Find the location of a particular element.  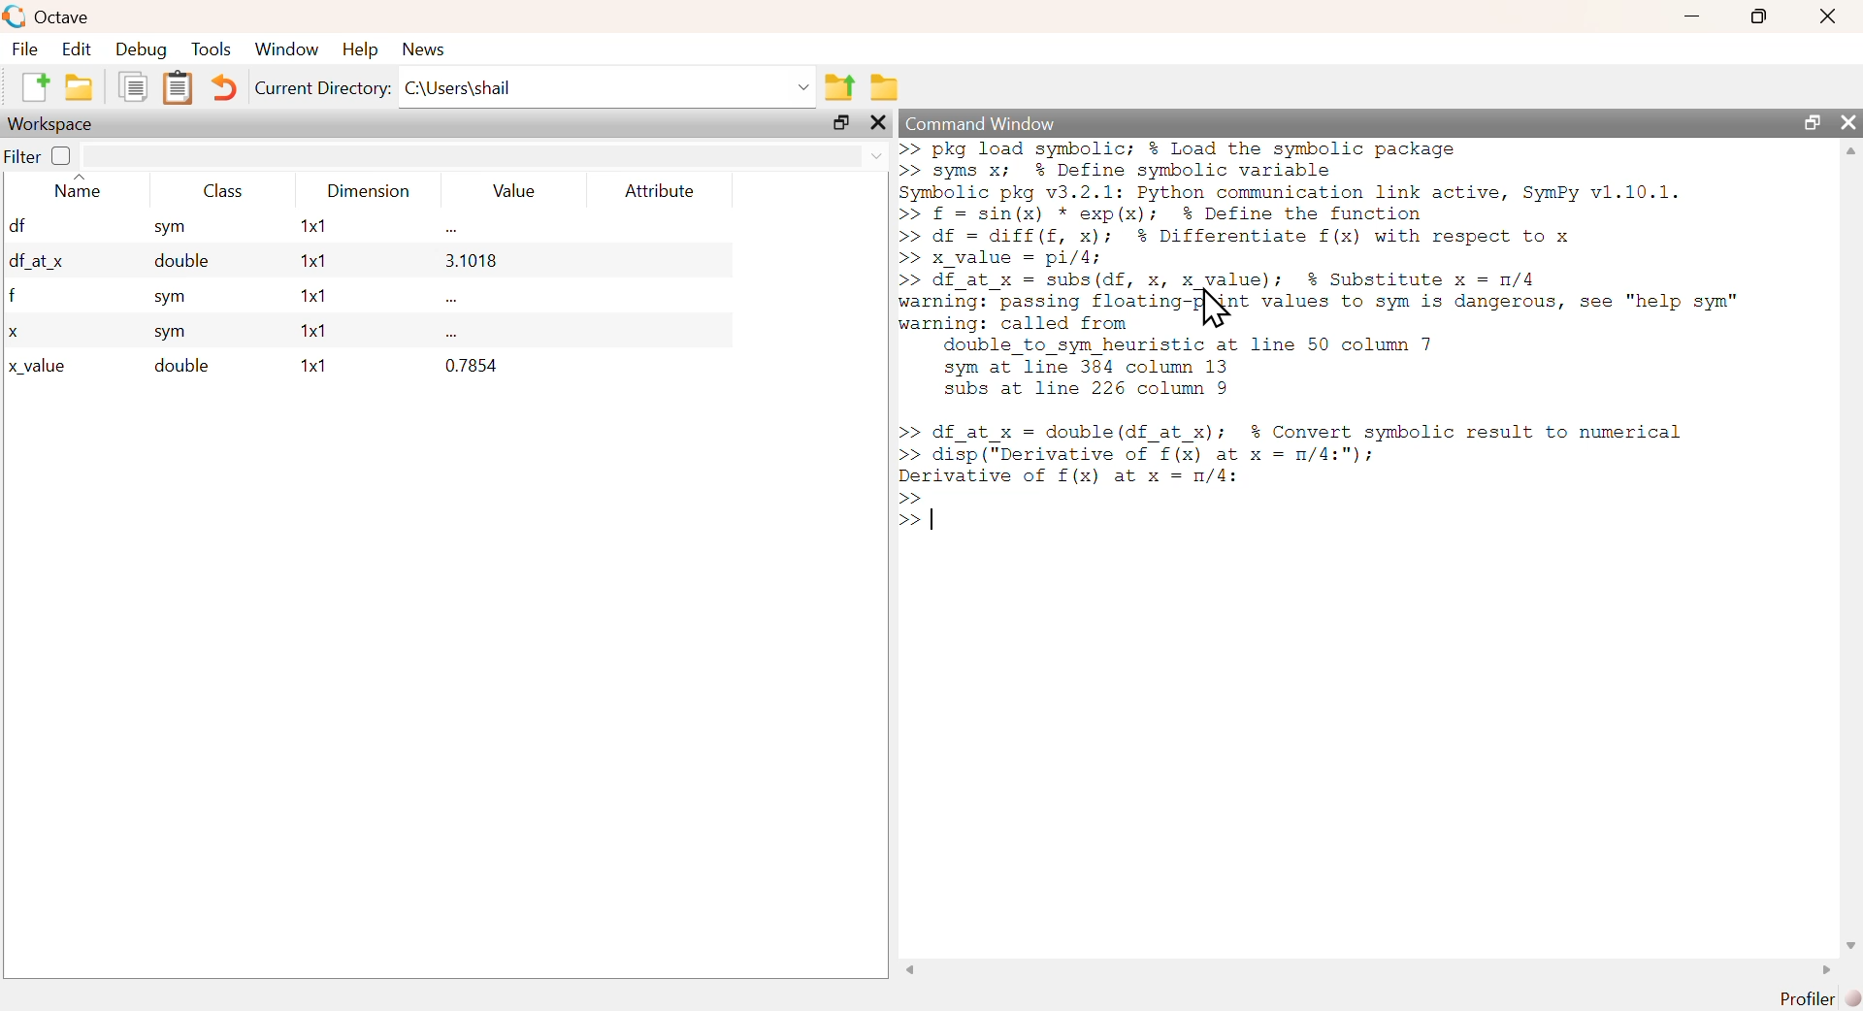

scroll down is located at coordinates (1850, 945).